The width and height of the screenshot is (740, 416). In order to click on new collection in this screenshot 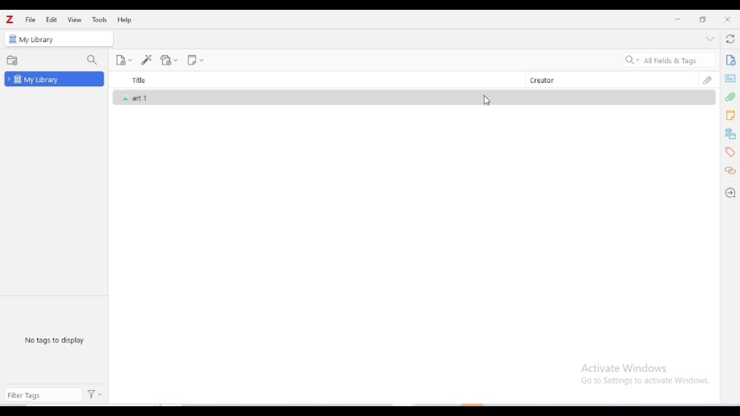, I will do `click(12, 60)`.